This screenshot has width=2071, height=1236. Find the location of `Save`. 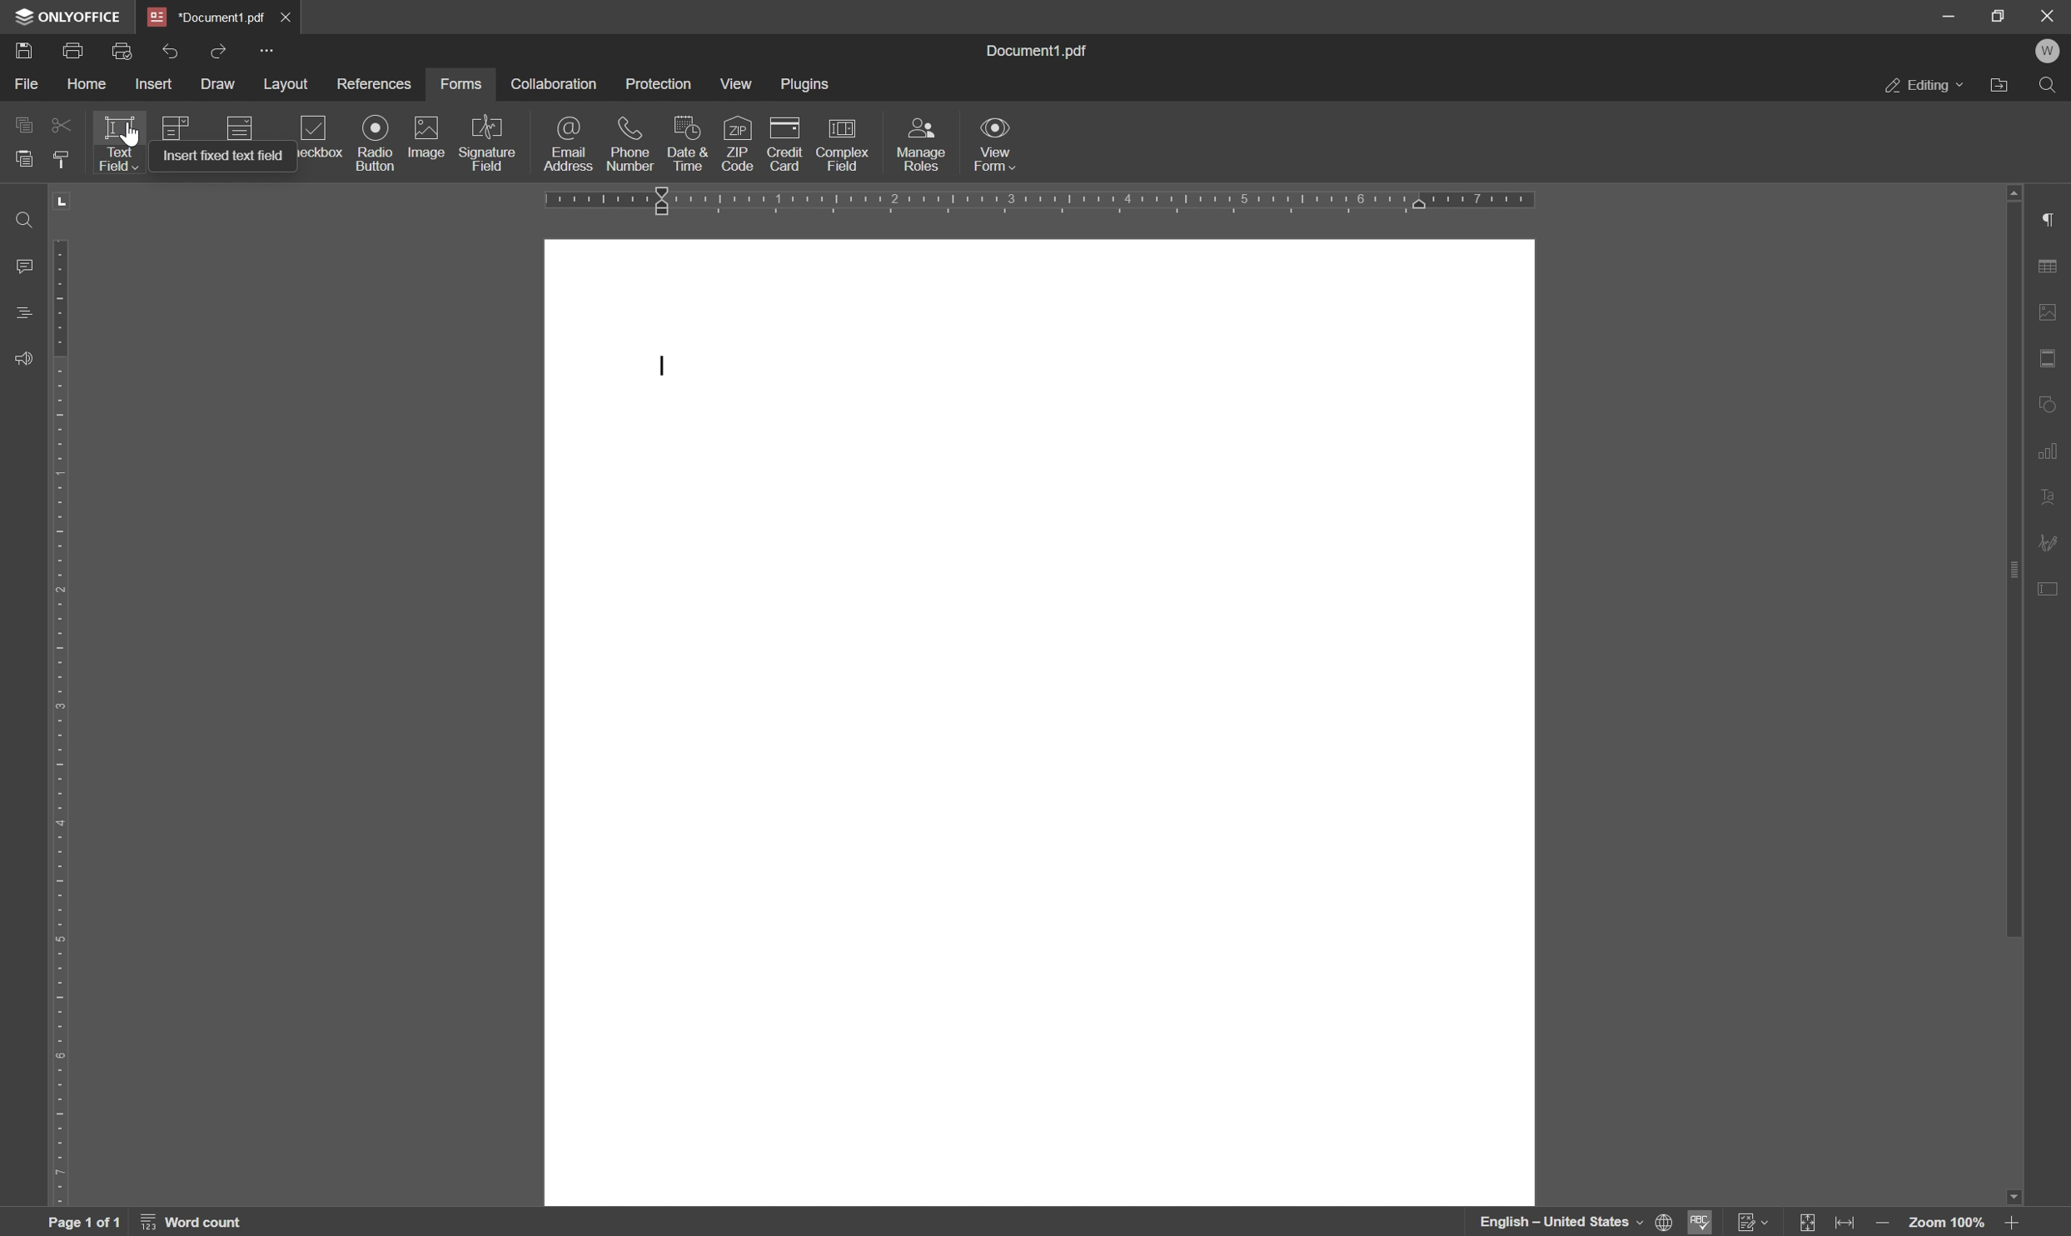

Save is located at coordinates (25, 52).